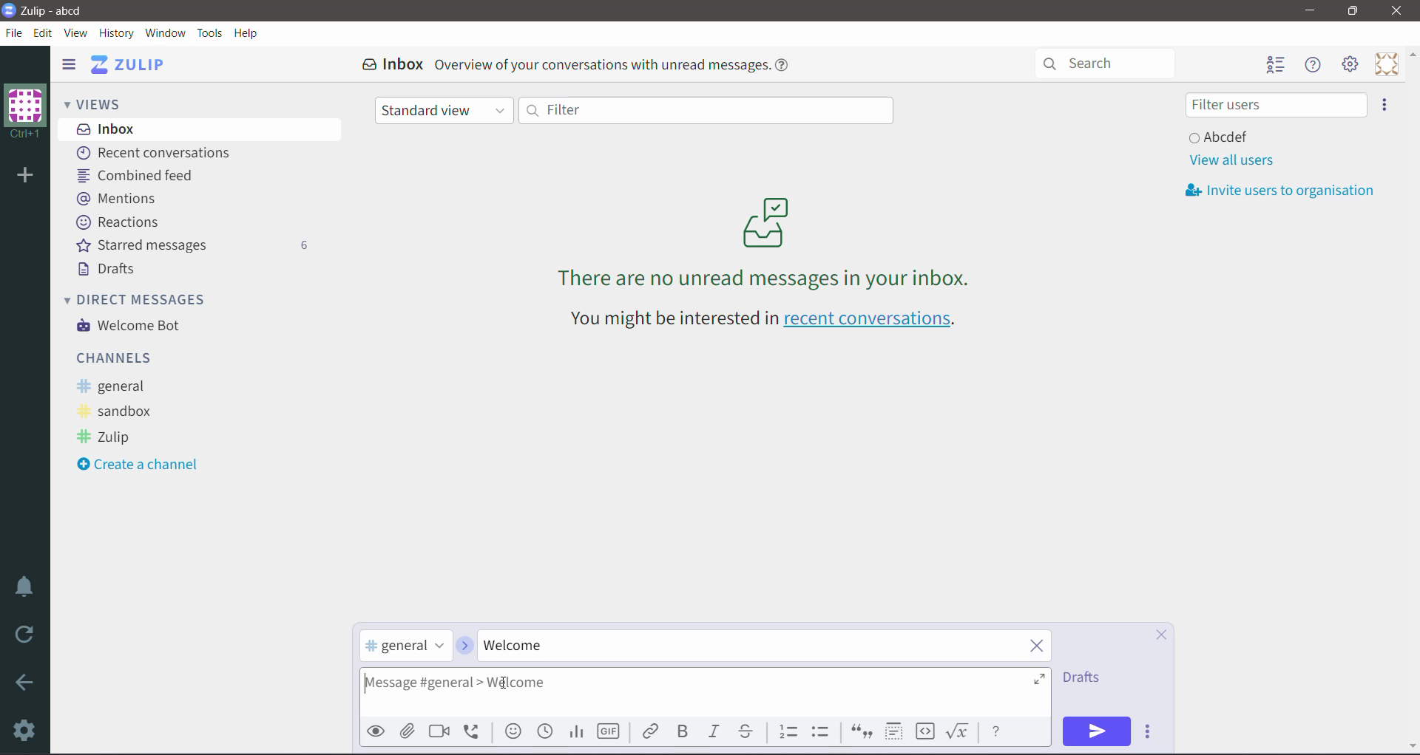 The image size is (1420, 755). Describe the element at coordinates (9, 9) in the screenshot. I see `Application Logo` at that location.